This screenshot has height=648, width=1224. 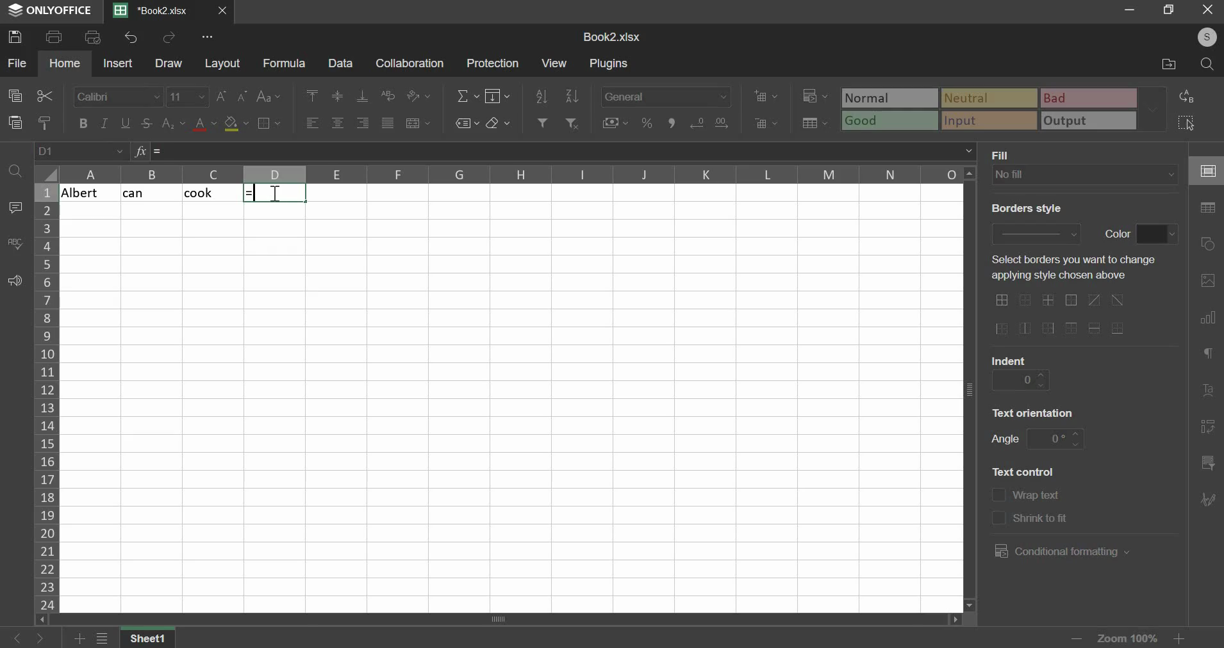 What do you see at coordinates (15, 282) in the screenshot?
I see `feedback` at bounding box center [15, 282].